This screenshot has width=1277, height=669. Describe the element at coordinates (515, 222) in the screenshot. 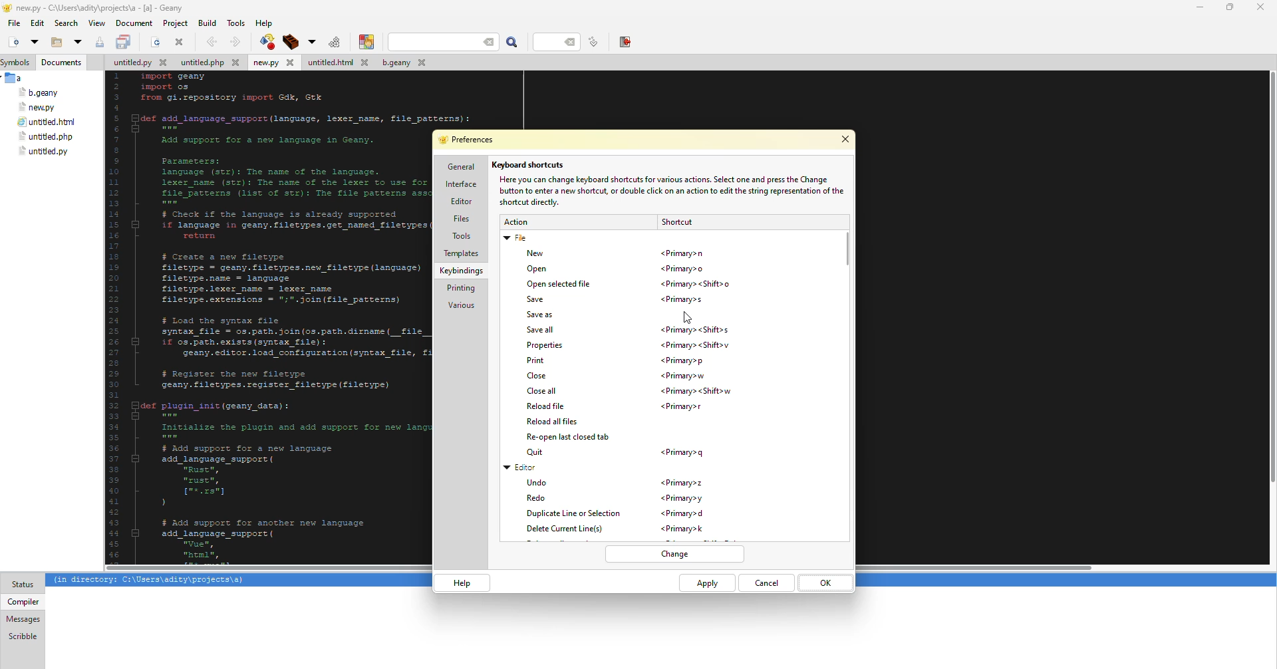

I see `action` at that location.